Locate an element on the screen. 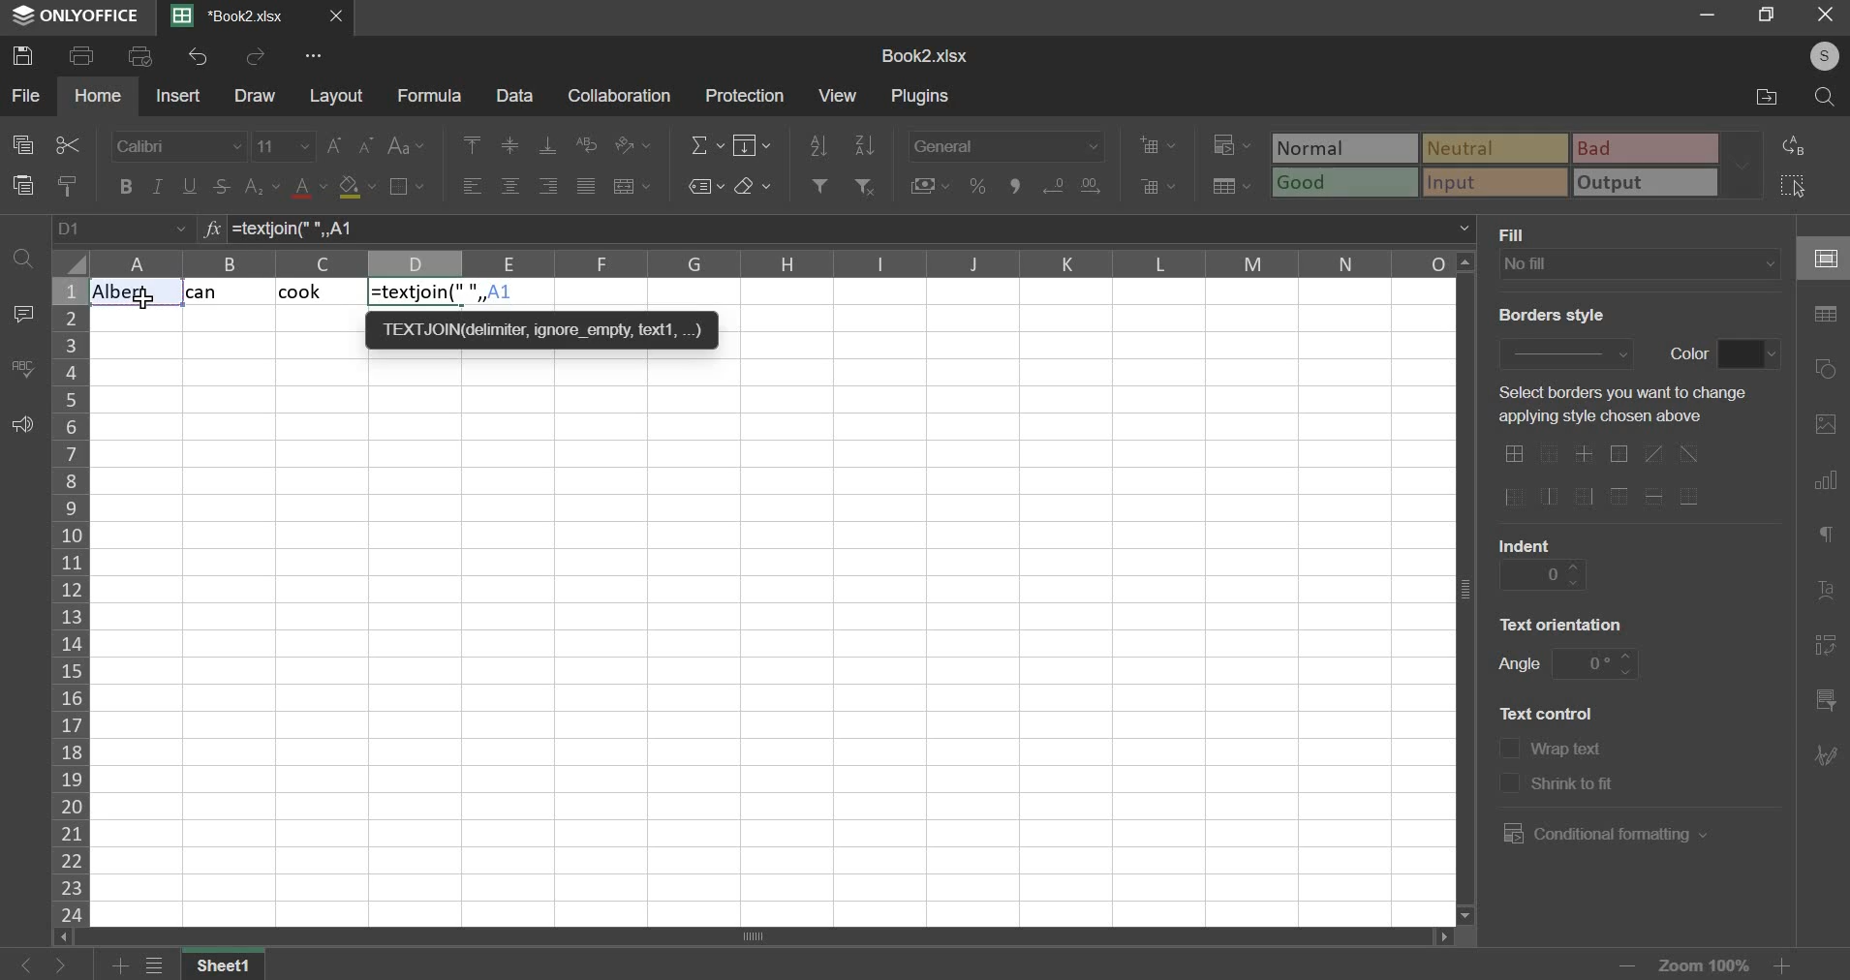 Image resolution: width=1850 pixels, height=980 pixels. border is located at coordinates (406, 185).